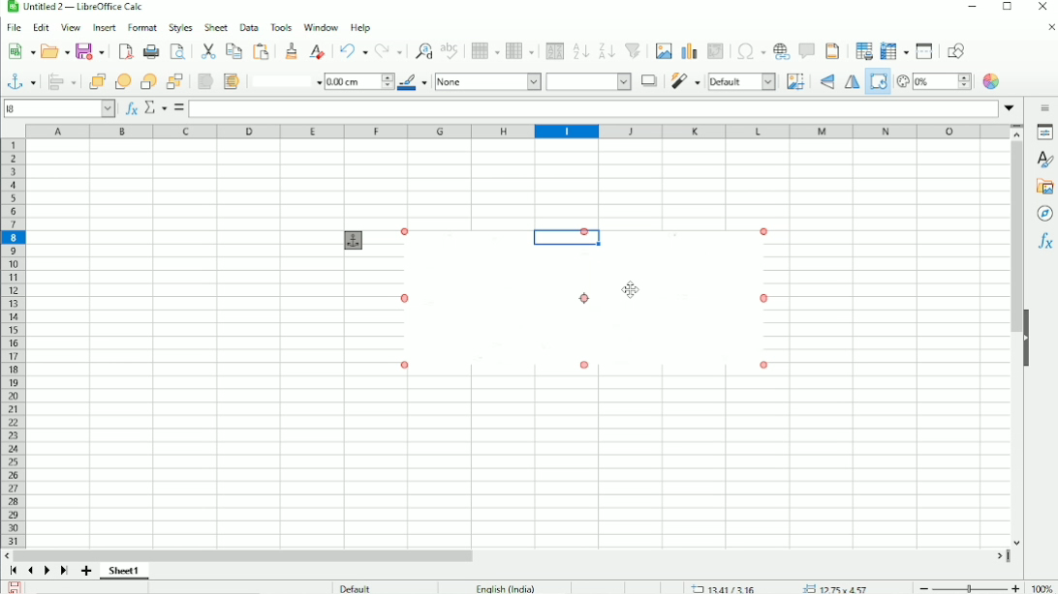 The image size is (1058, 594). What do you see at coordinates (877, 85) in the screenshot?
I see `Rotate` at bounding box center [877, 85].